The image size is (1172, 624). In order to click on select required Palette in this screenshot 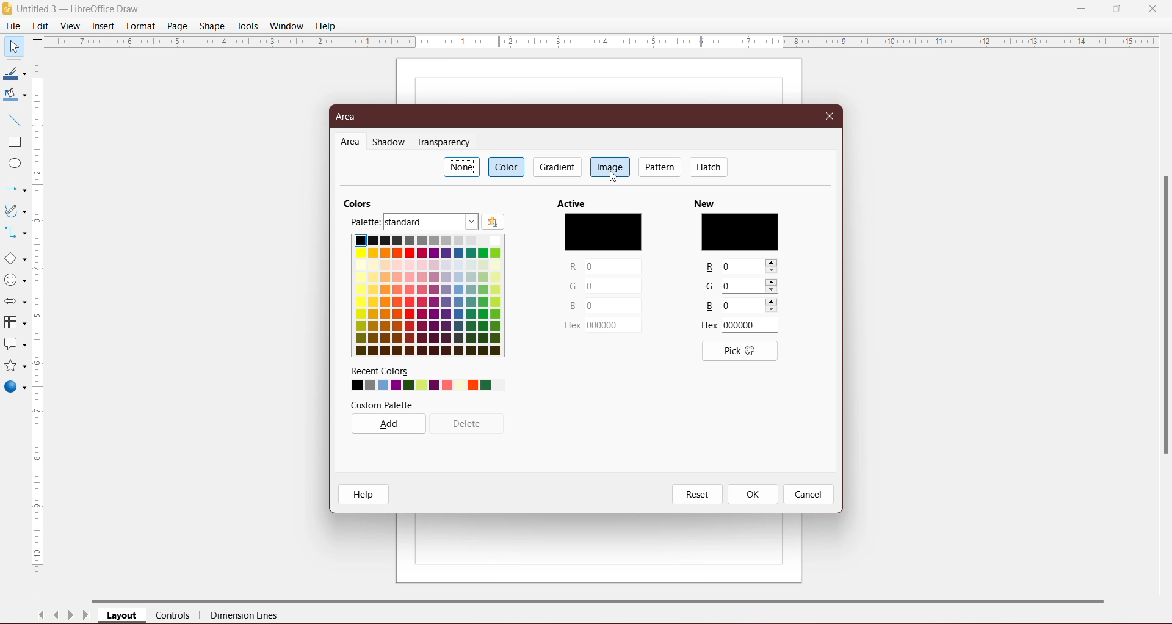, I will do `click(432, 222)`.